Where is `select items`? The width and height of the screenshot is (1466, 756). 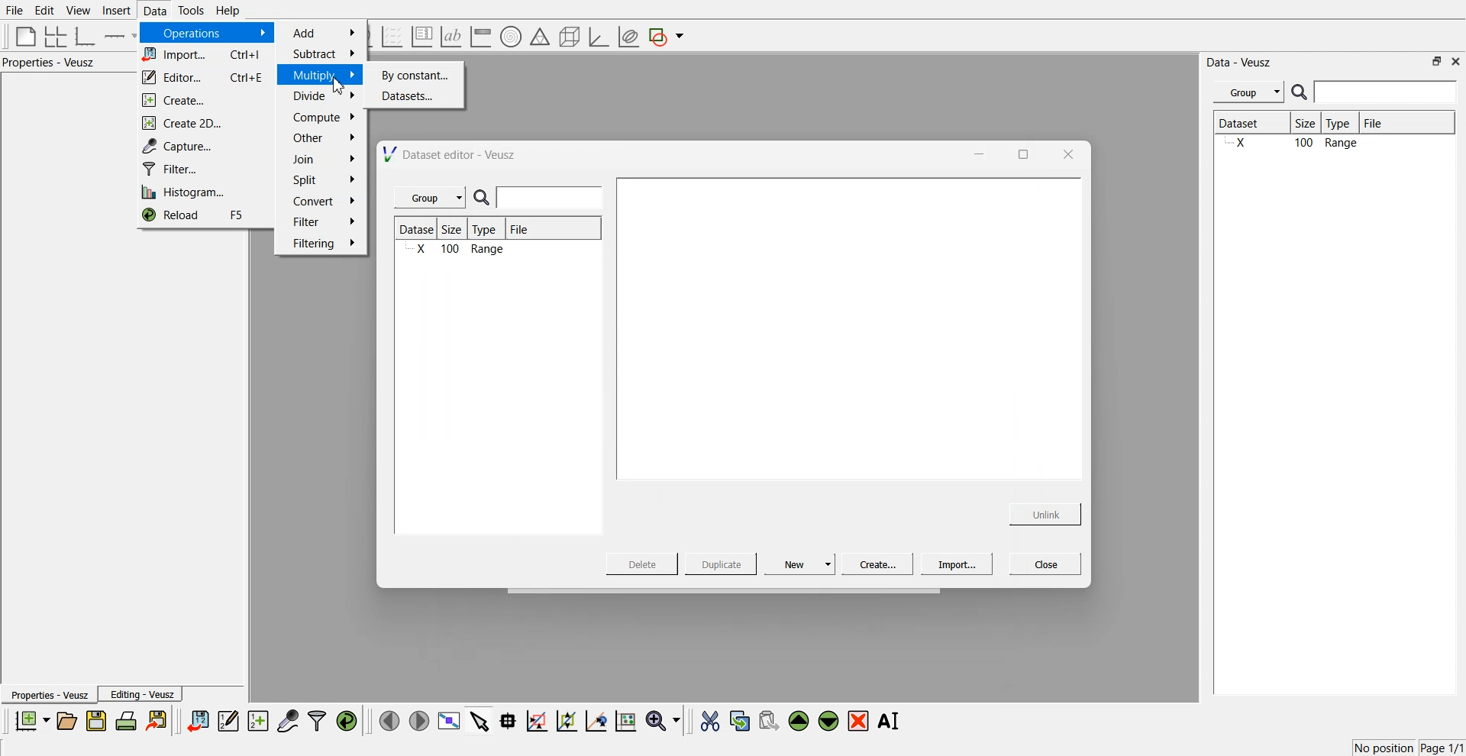
select items is located at coordinates (480, 720).